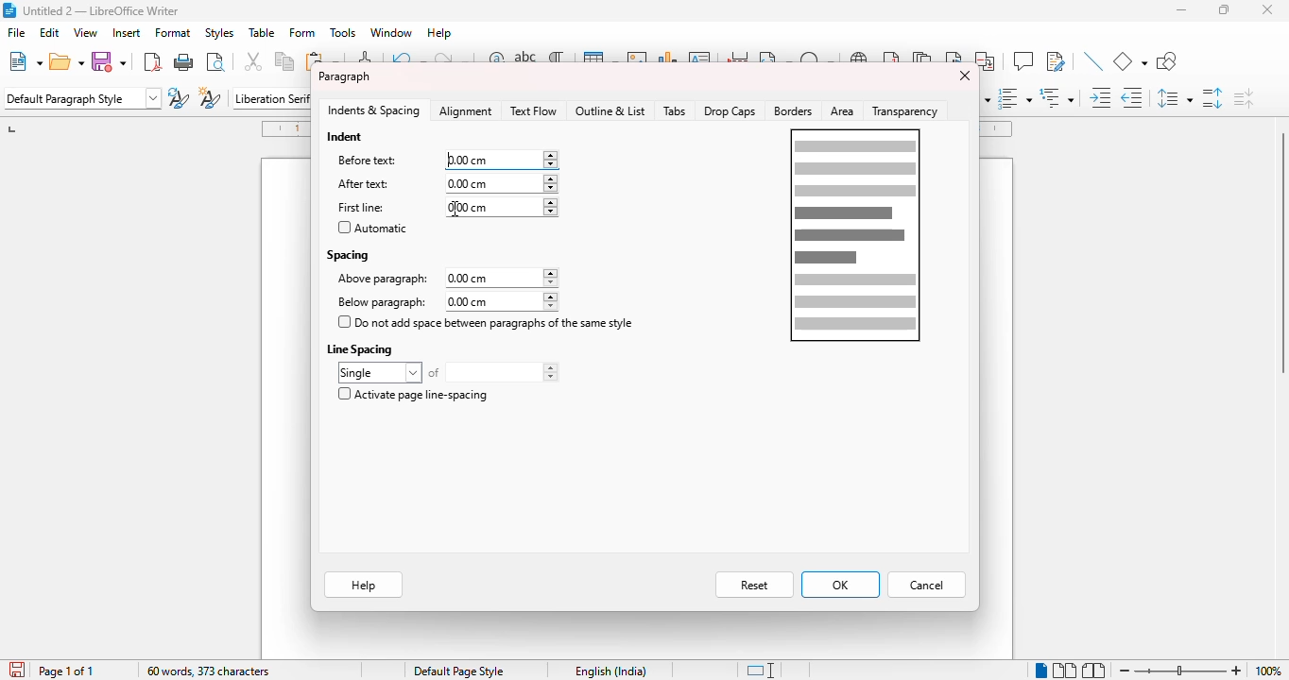 The height and width of the screenshot is (680, 1289). What do you see at coordinates (211, 97) in the screenshot?
I see `new style from selection` at bounding box center [211, 97].